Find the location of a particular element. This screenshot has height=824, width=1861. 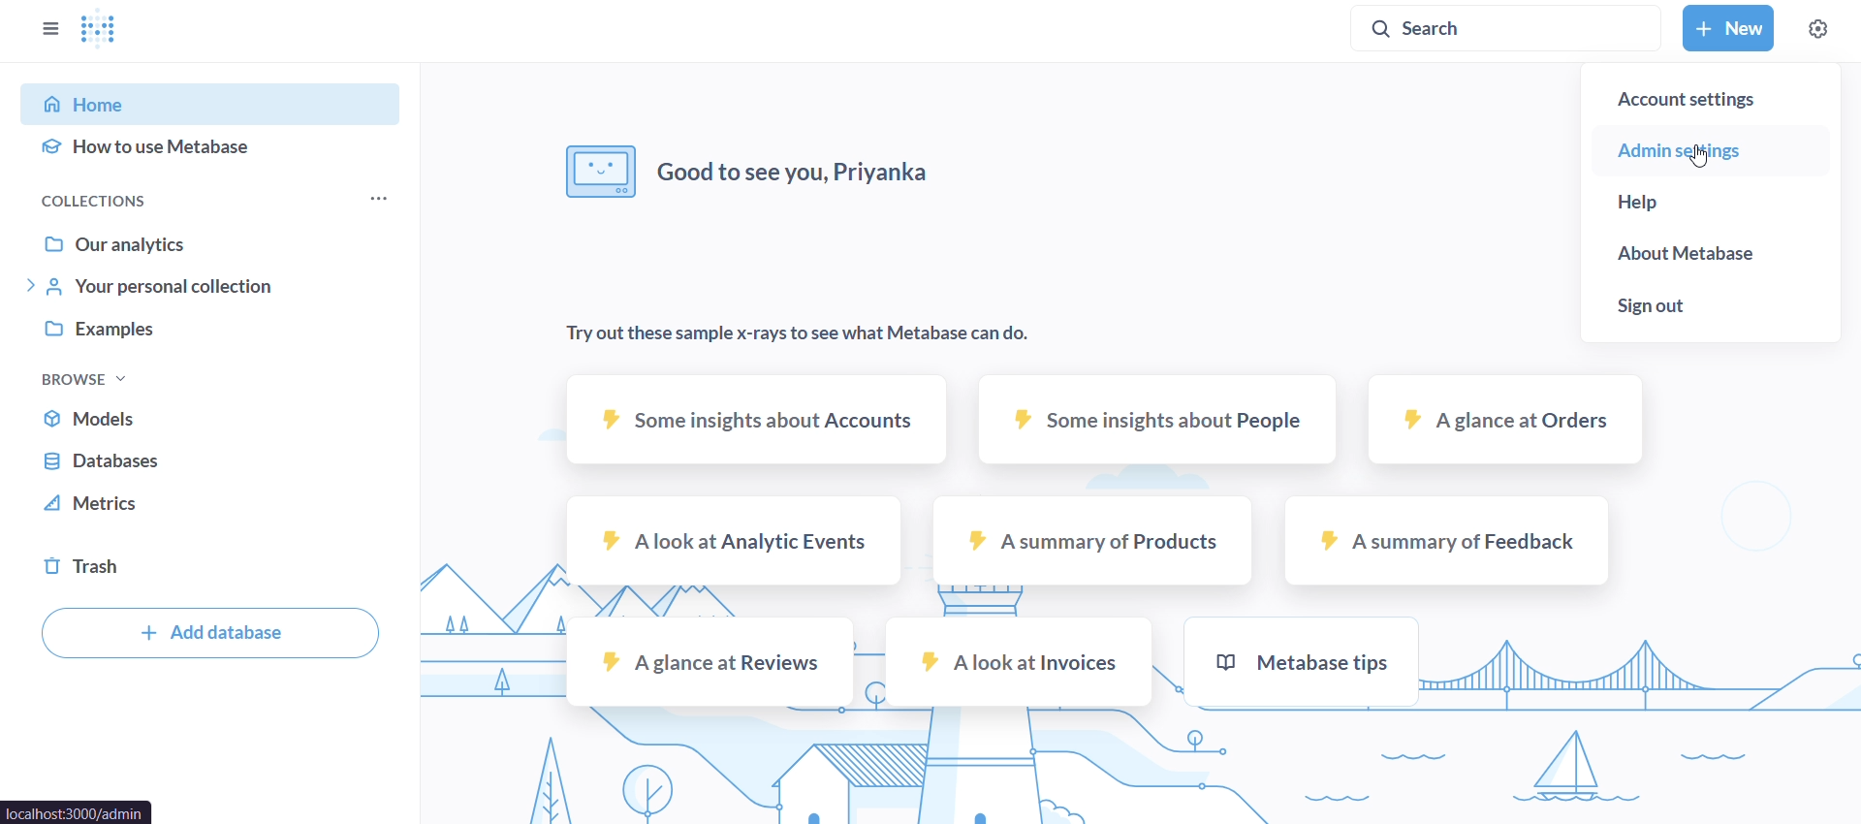

some insights about people  is located at coordinates (1158, 419).